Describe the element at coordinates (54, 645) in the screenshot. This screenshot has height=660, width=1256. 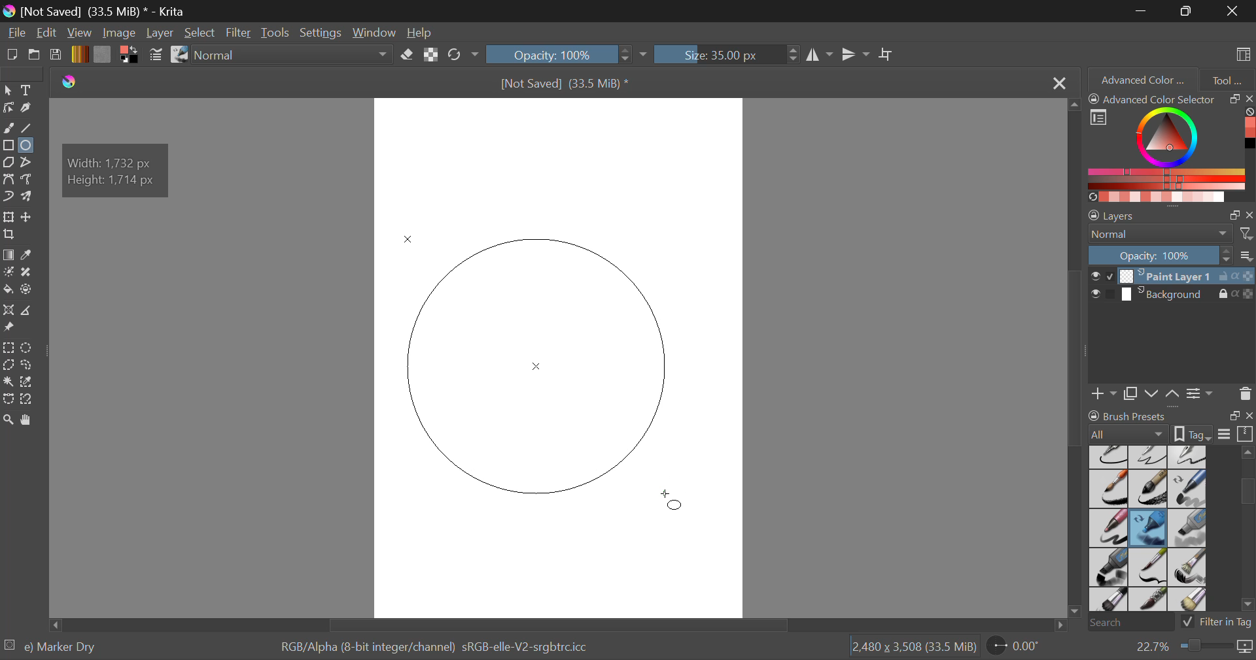
I see `Selected Brush Preset` at that location.